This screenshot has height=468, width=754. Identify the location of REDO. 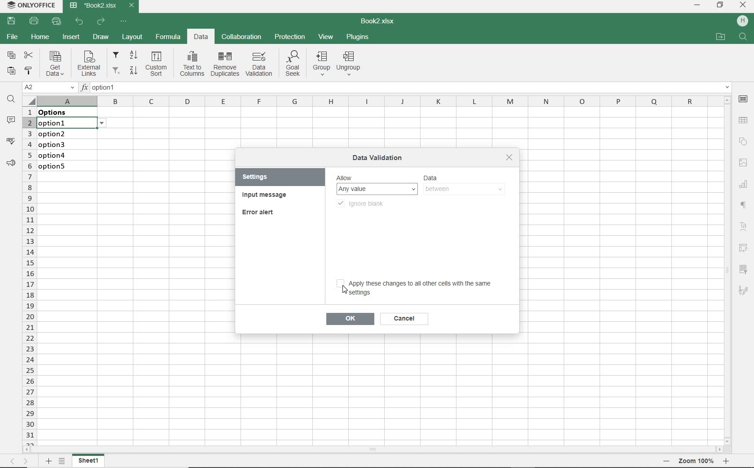
(101, 22).